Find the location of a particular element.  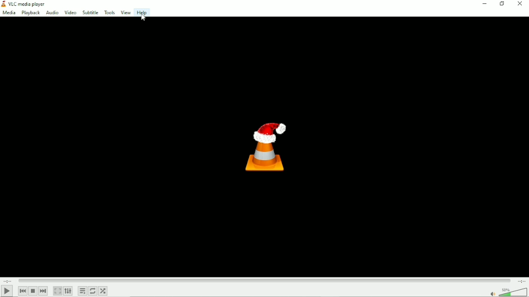

Next is located at coordinates (43, 291).